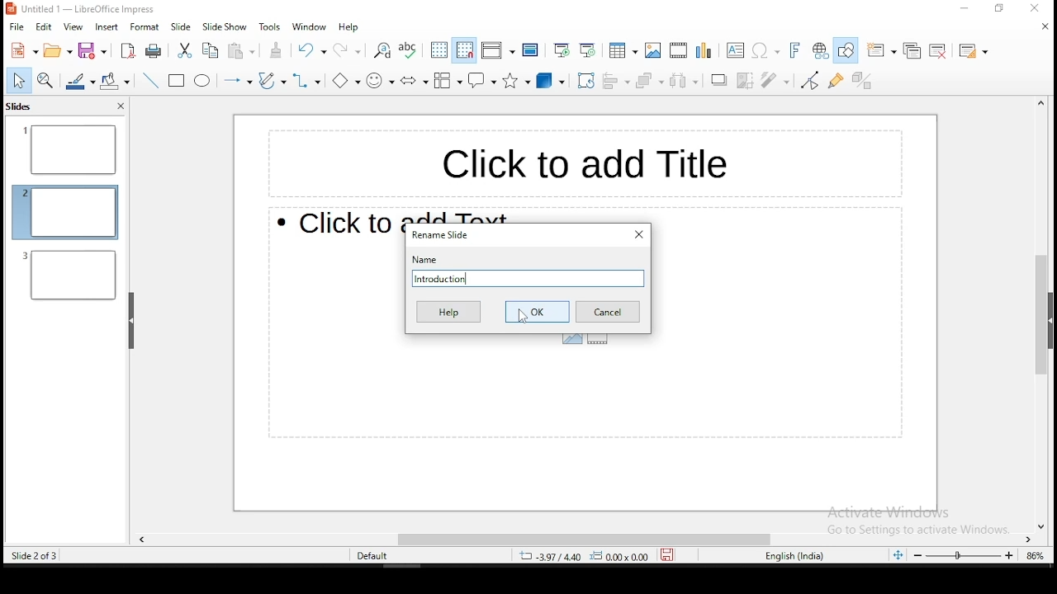  Describe the element at coordinates (305, 81) in the screenshot. I see `connectors` at that location.